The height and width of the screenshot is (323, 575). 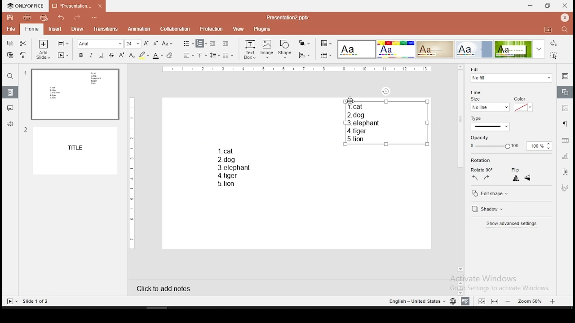 What do you see at coordinates (327, 55) in the screenshot?
I see `select slide size` at bounding box center [327, 55].